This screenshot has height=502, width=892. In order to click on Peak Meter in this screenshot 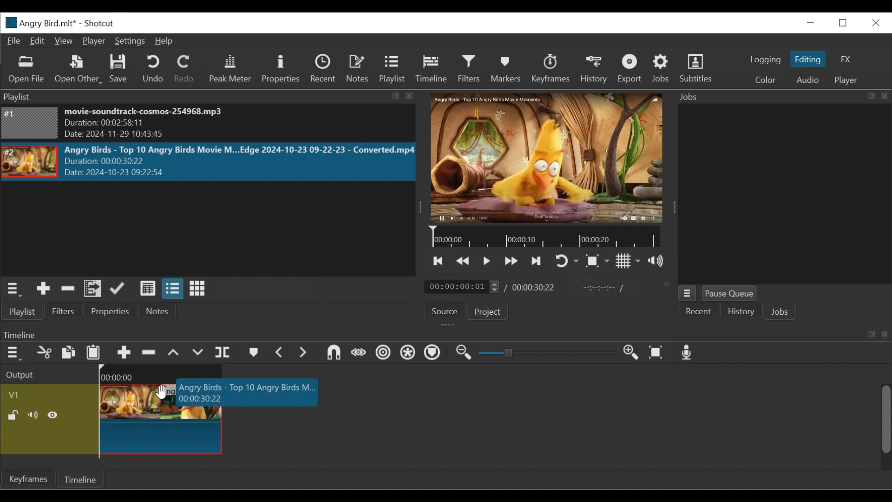, I will do `click(230, 70)`.